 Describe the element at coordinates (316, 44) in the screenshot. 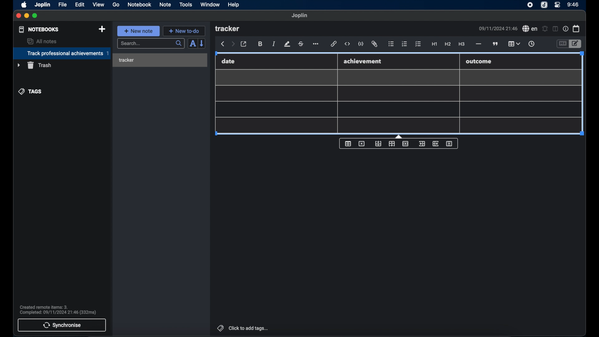

I see `more options` at that location.